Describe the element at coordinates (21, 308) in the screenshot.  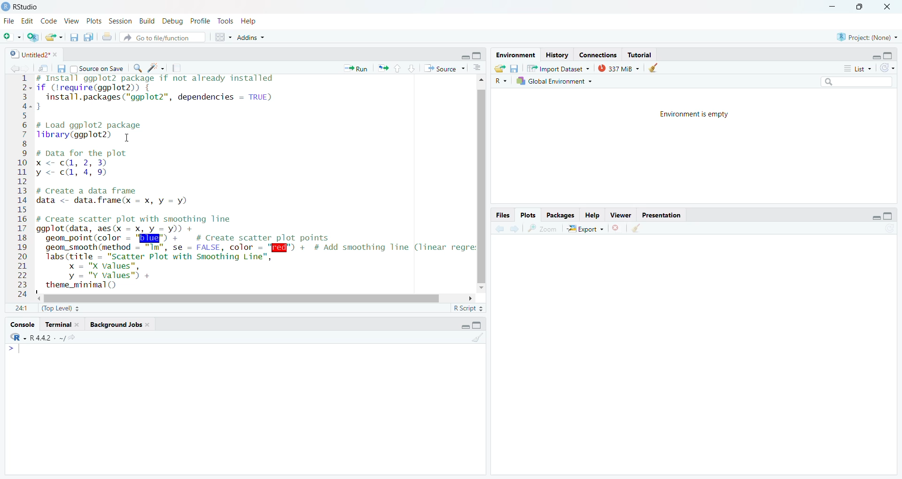
I see `1:1` at that location.